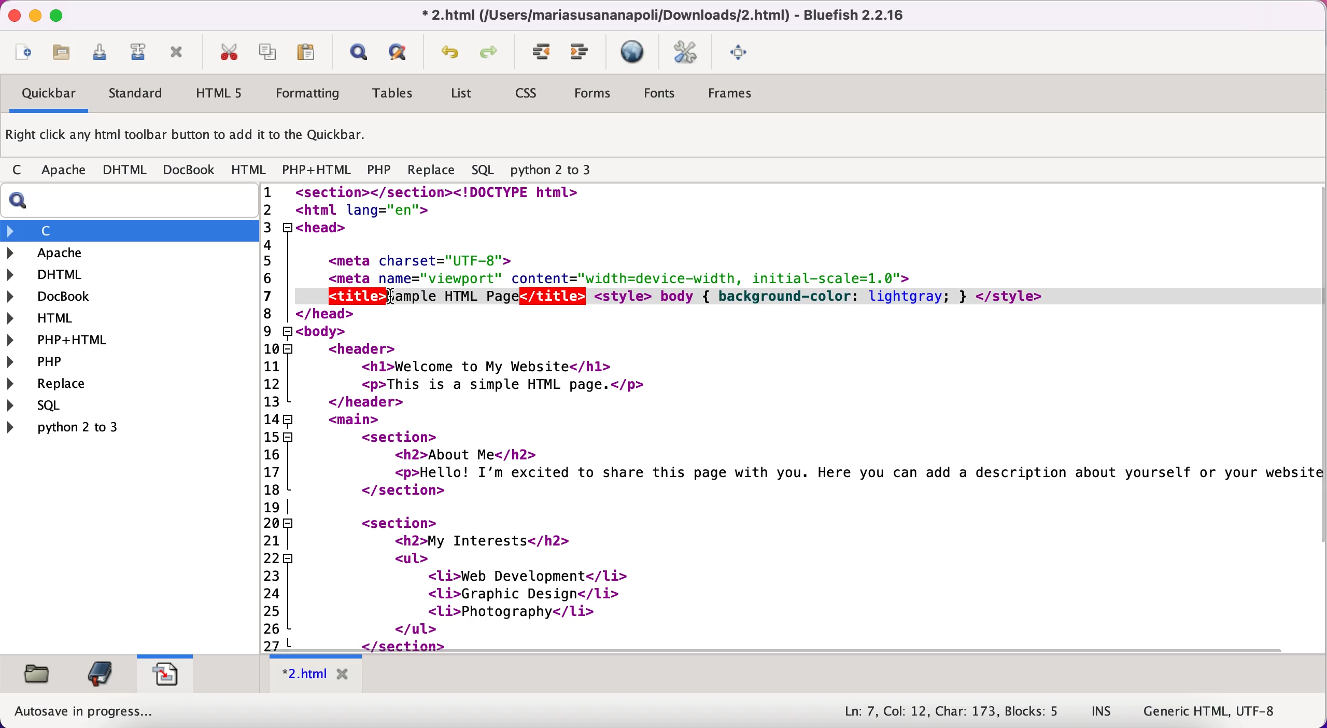 This screenshot has height=728, width=1327. I want to click on python 2 to 3, so click(76, 427).